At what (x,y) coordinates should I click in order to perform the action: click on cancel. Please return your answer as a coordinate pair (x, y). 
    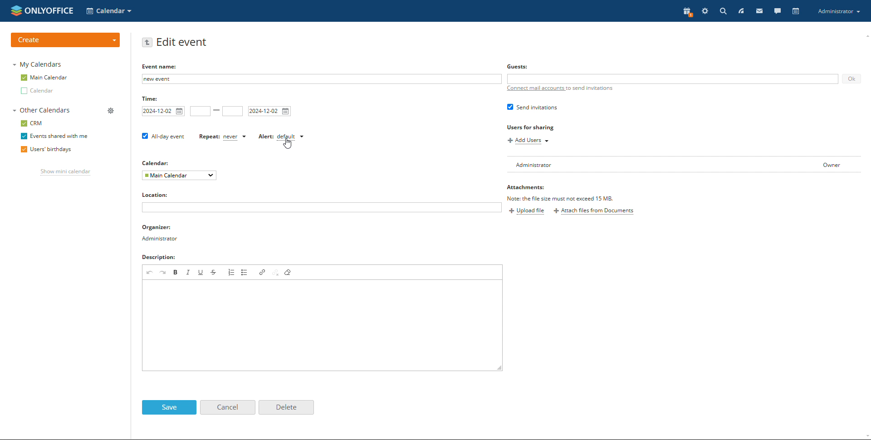
    Looking at the image, I should click on (228, 407).